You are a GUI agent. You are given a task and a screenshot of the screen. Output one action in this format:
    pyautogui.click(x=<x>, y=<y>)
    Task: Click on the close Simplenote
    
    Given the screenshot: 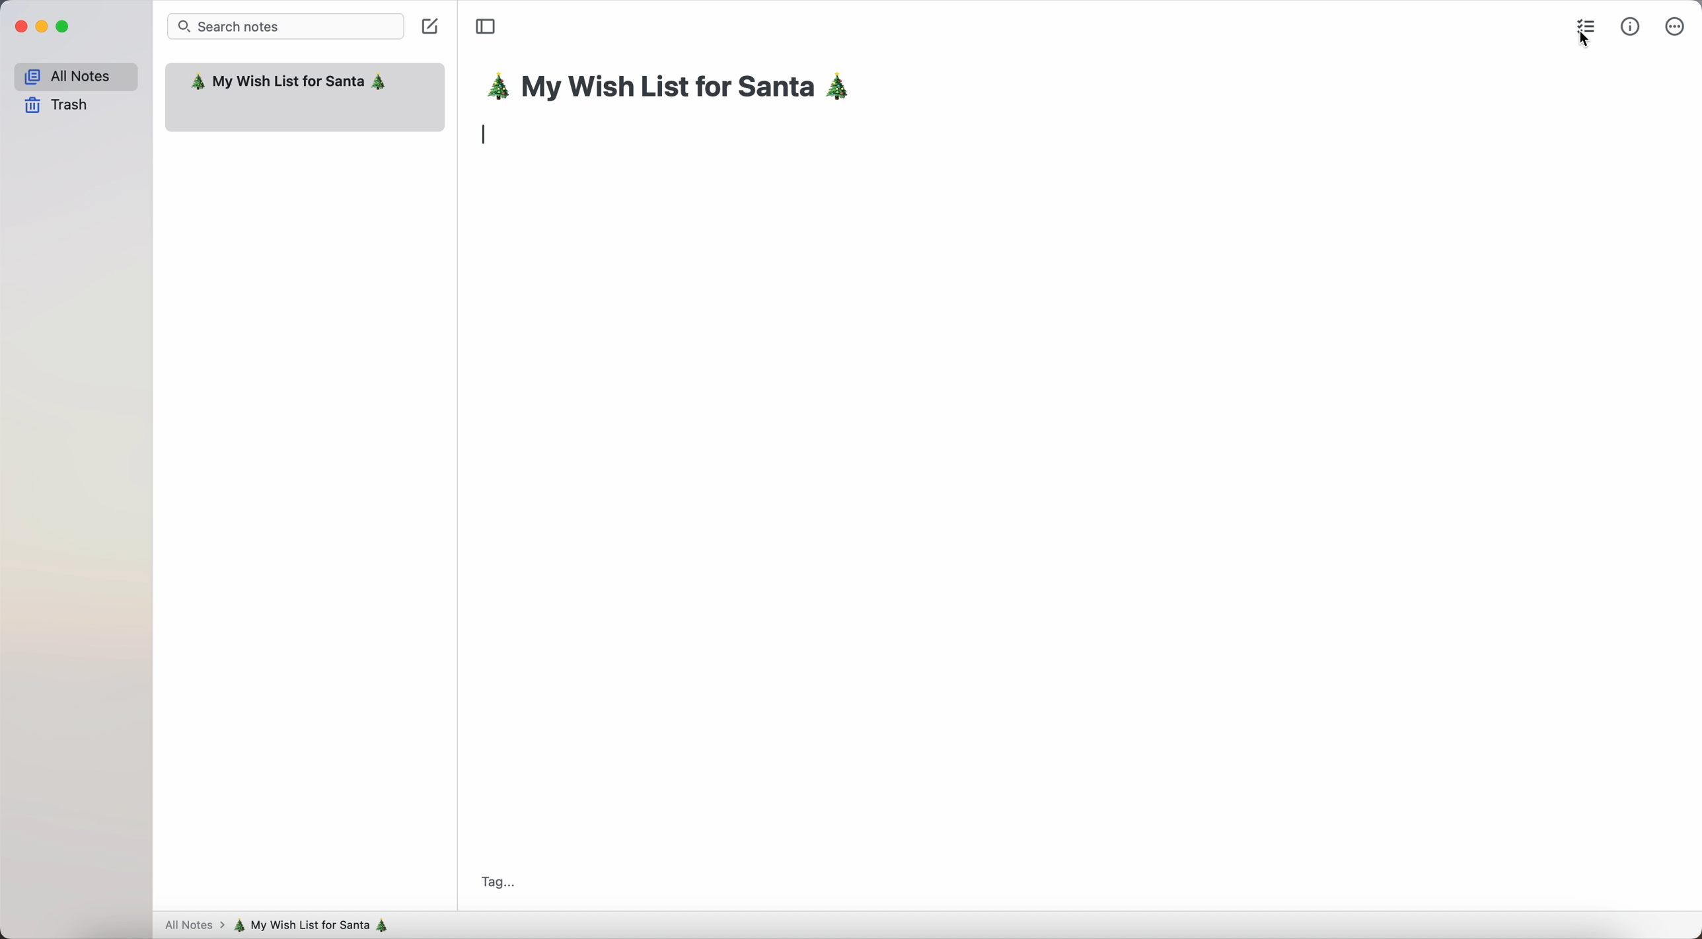 What is the action you would take?
    pyautogui.click(x=18, y=26)
    